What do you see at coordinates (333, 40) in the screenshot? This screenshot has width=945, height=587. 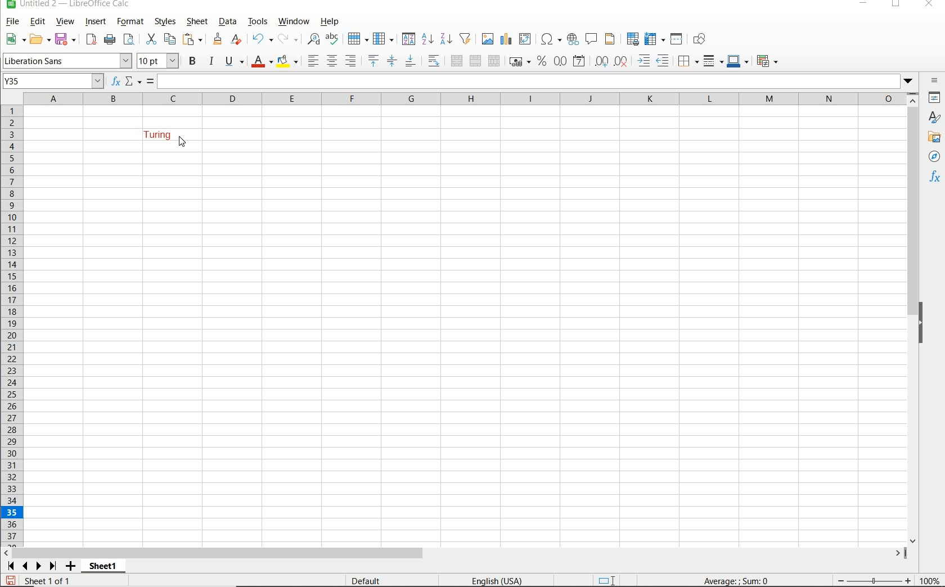 I see `SPELLING` at bounding box center [333, 40].